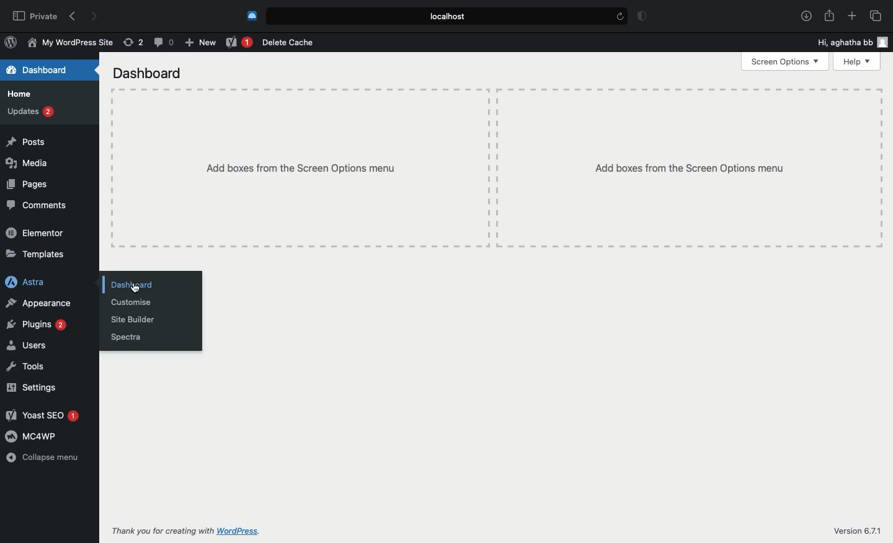 Image resolution: width=893 pixels, height=543 pixels. I want to click on user icon, so click(883, 40).